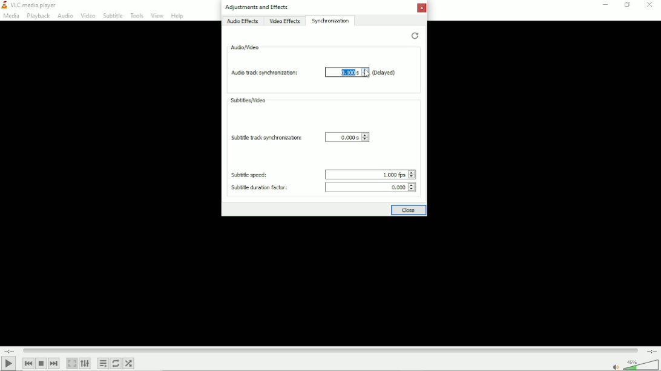 The width and height of the screenshot is (661, 371). What do you see at coordinates (10, 350) in the screenshot?
I see `Elapsed time` at bounding box center [10, 350].